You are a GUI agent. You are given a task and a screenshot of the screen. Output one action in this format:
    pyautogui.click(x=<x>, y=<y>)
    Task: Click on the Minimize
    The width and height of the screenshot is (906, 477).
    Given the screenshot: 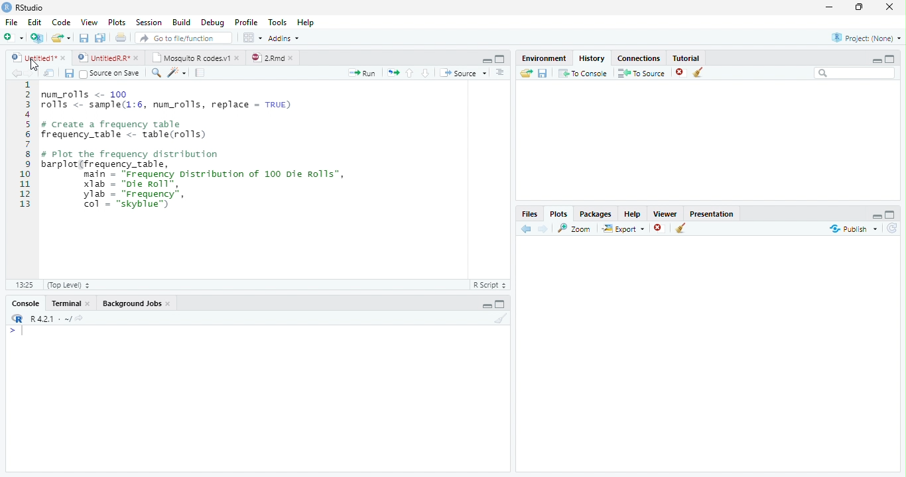 What is the action you would take?
    pyautogui.click(x=830, y=7)
    